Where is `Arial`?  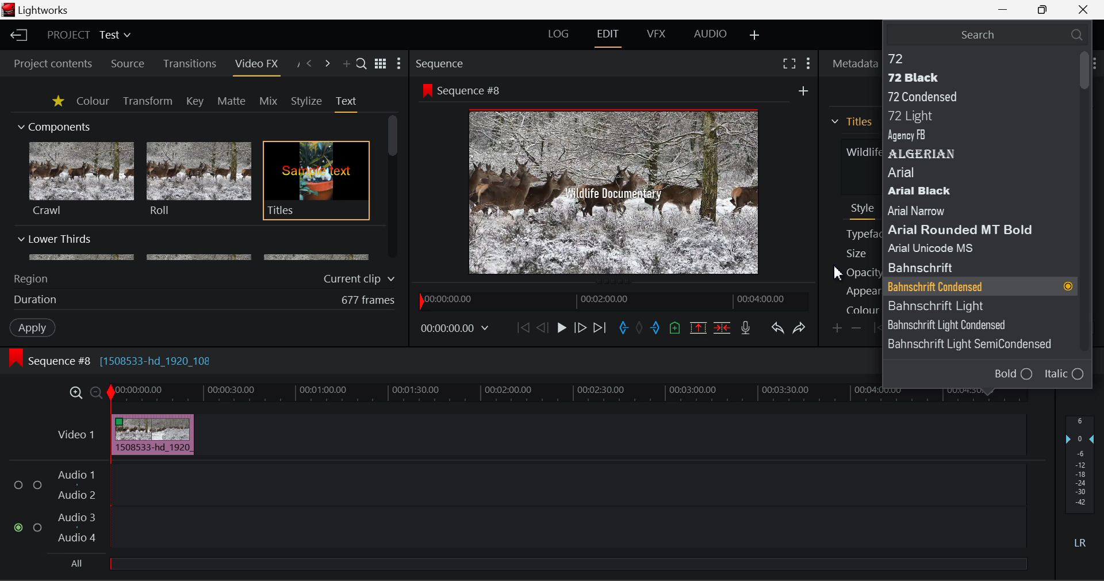 Arial is located at coordinates (980, 174).